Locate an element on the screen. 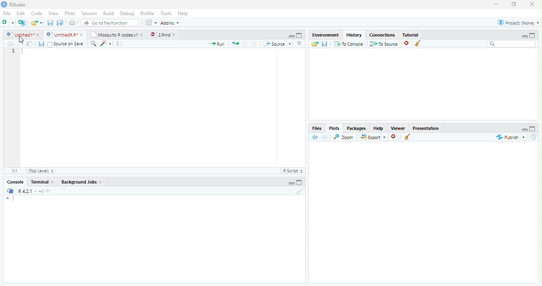 The height and width of the screenshot is (286, 542). | Mosquito R codesv1 is located at coordinates (117, 35).